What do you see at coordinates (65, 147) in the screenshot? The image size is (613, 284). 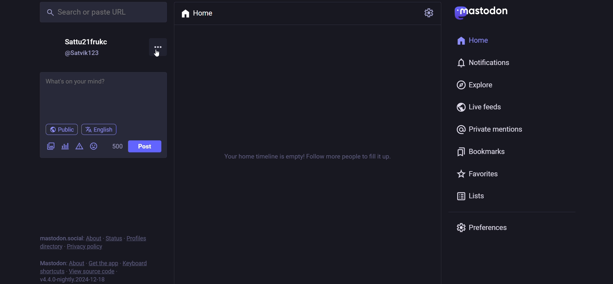 I see `poll` at bounding box center [65, 147].